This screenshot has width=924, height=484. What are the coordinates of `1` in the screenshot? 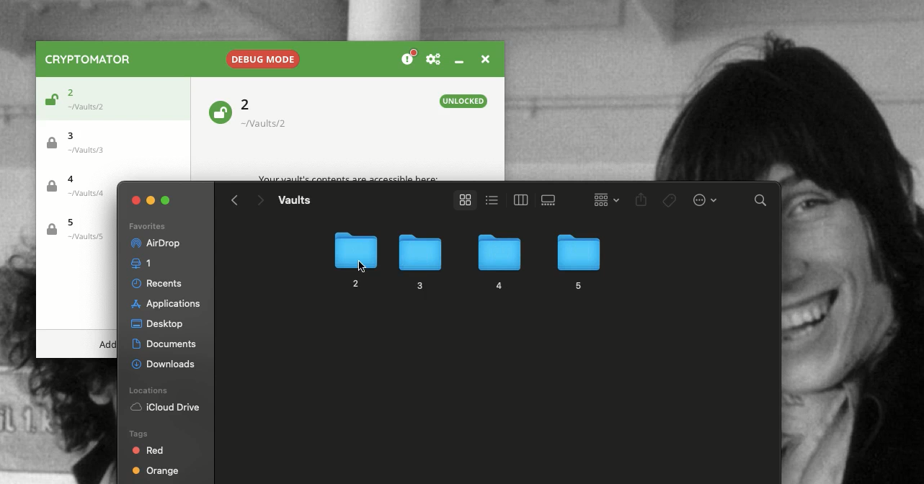 It's located at (144, 264).